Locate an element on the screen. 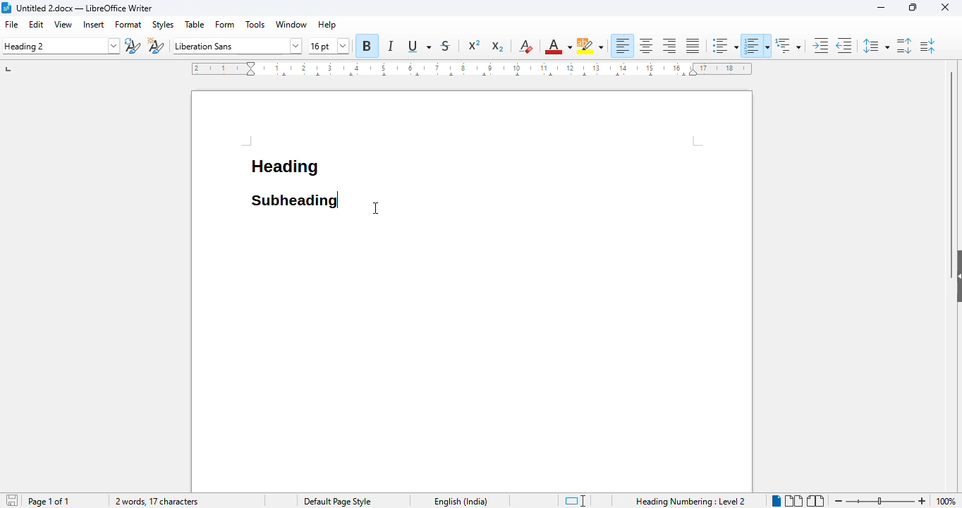 This screenshot has width=962, height=508. superscript is located at coordinates (475, 45).